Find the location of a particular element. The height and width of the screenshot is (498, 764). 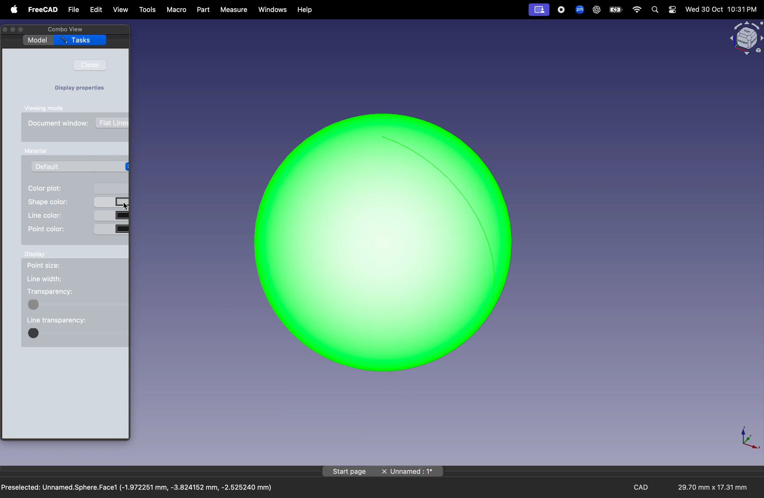

settings is located at coordinates (672, 10).